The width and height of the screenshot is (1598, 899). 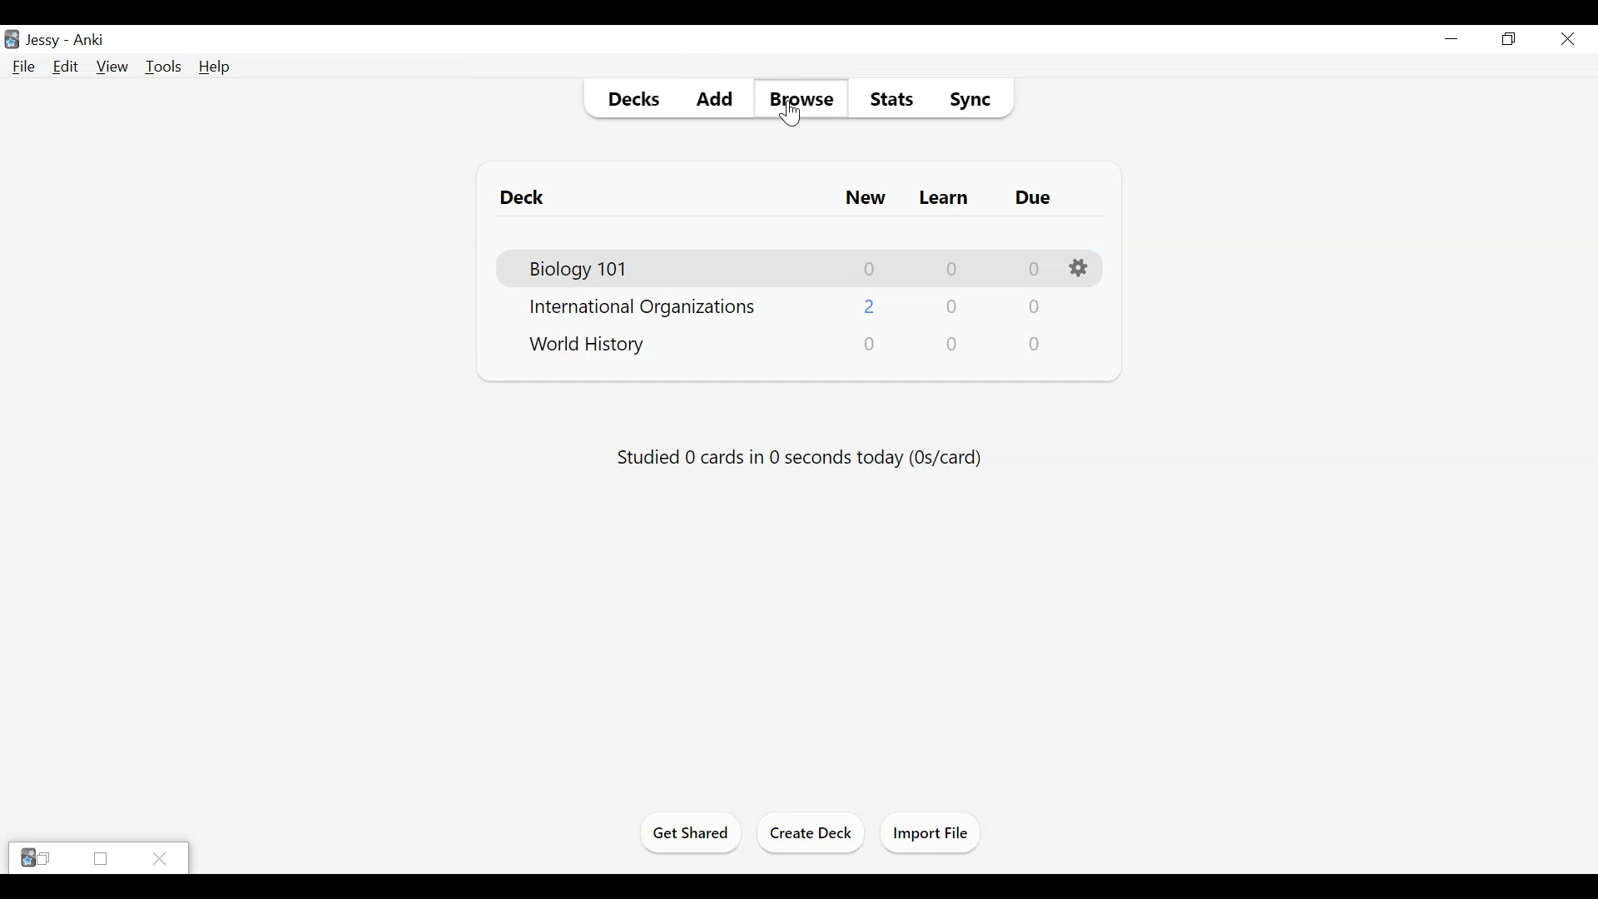 What do you see at coordinates (943, 197) in the screenshot?
I see `Learn Card` at bounding box center [943, 197].